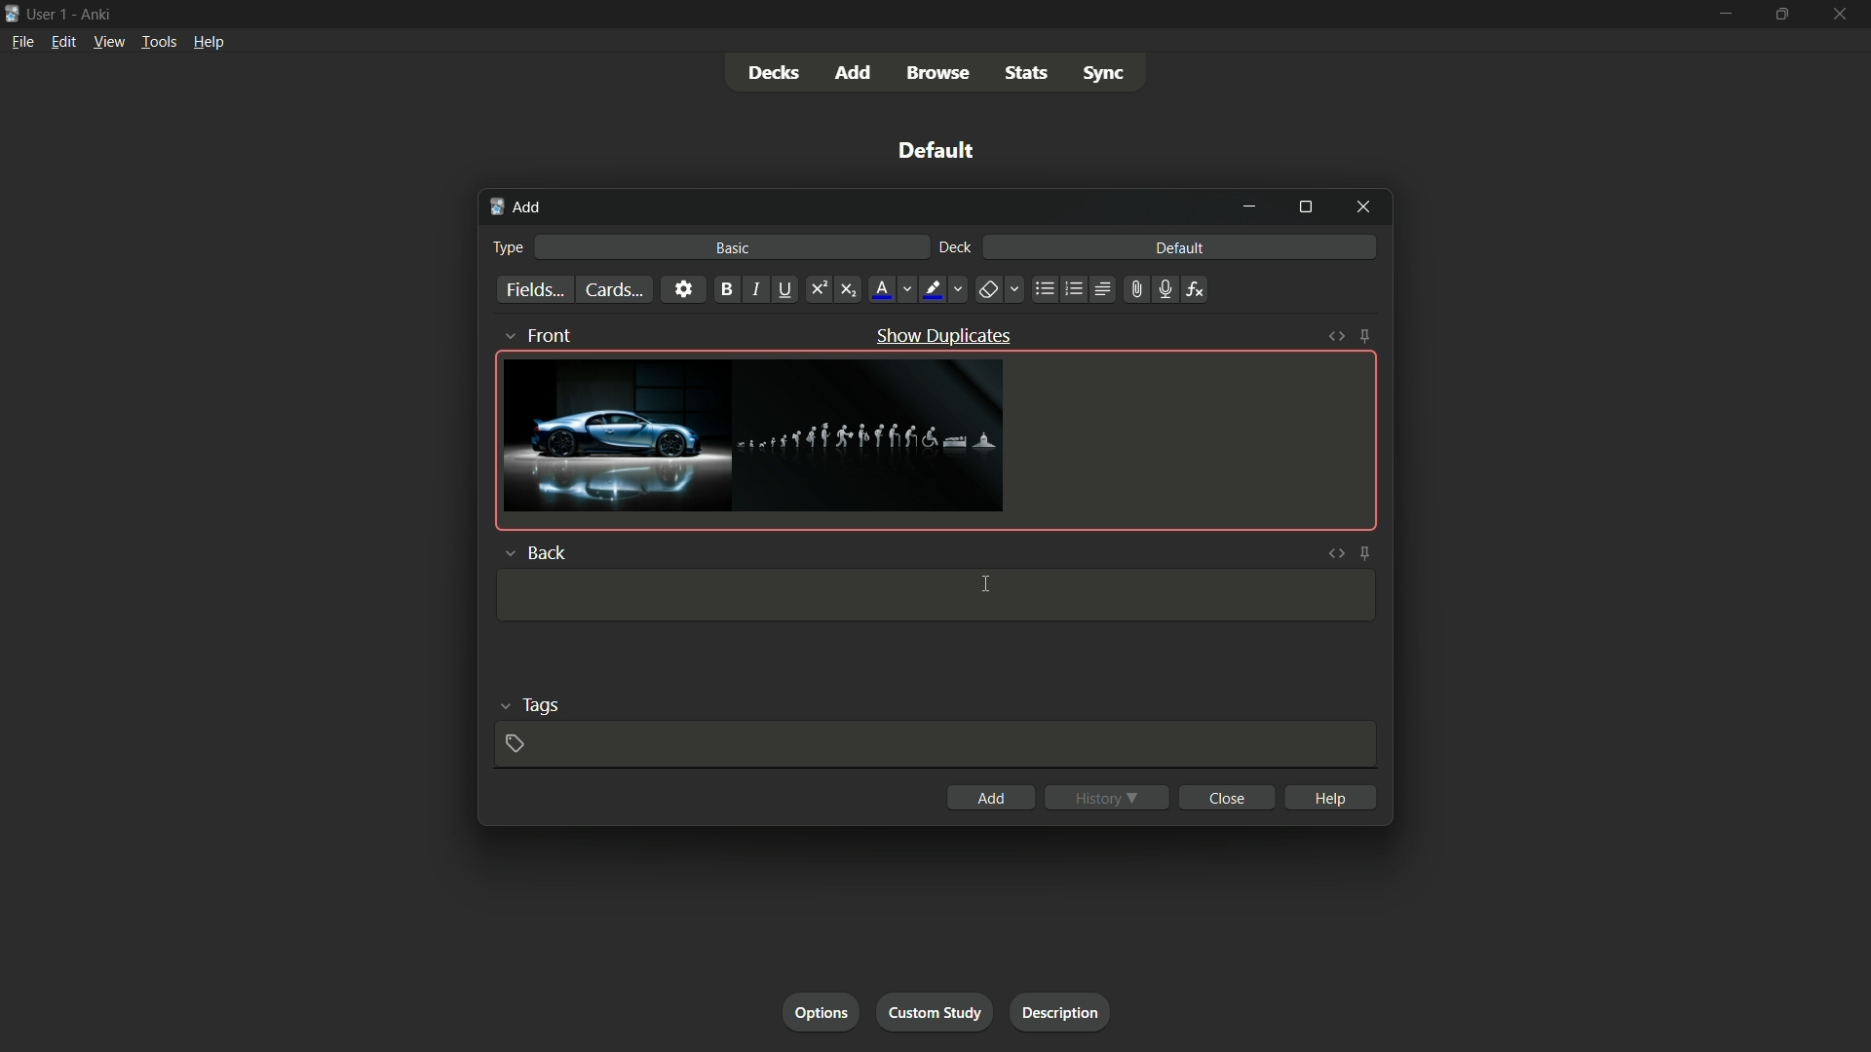 The height and width of the screenshot is (1052, 1871). I want to click on toggle html editor, so click(1335, 553).